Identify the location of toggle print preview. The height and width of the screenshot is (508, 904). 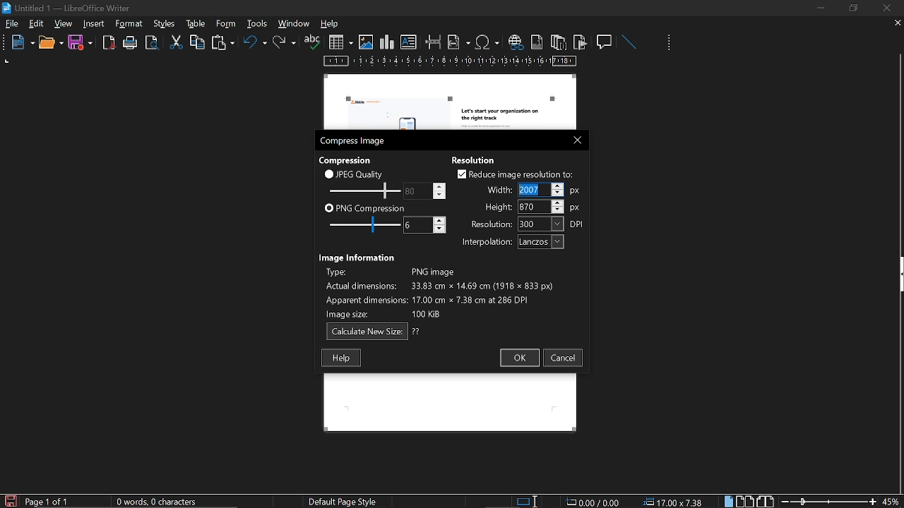
(154, 43).